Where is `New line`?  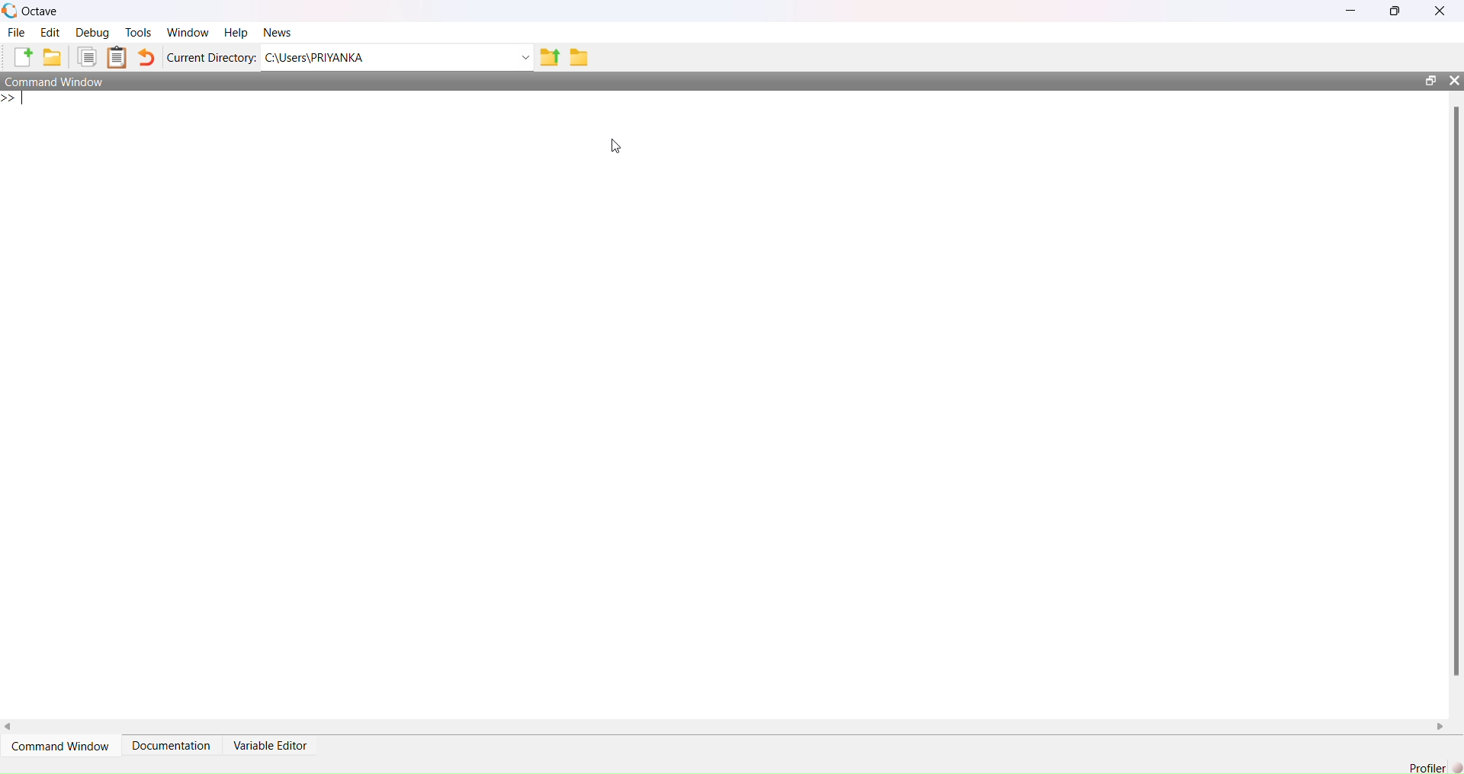 New line is located at coordinates (14, 98).